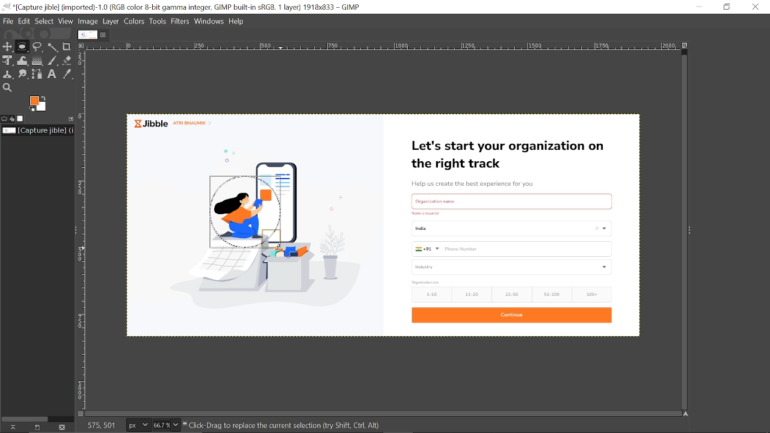 The height and width of the screenshot is (433, 770). What do you see at coordinates (84, 46) in the screenshot?
I see `Access the image menu` at bounding box center [84, 46].